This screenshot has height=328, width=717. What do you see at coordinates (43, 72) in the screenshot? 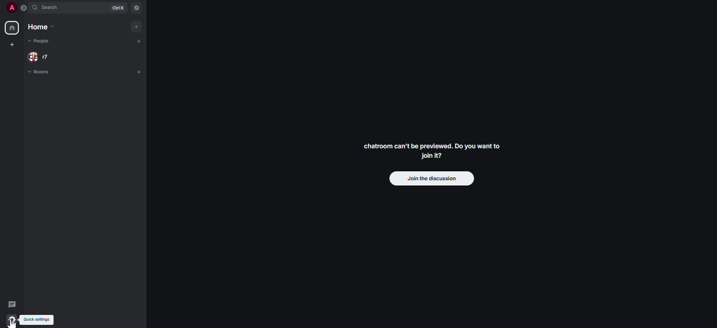
I see `rooms` at bounding box center [43, 72].